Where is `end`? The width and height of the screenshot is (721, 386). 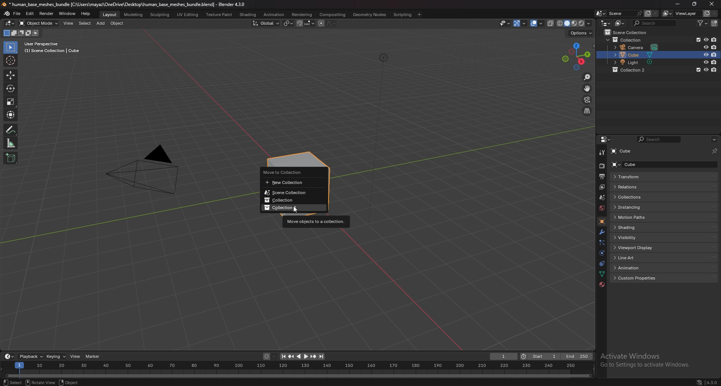 end is located at coordinates (577, 356).